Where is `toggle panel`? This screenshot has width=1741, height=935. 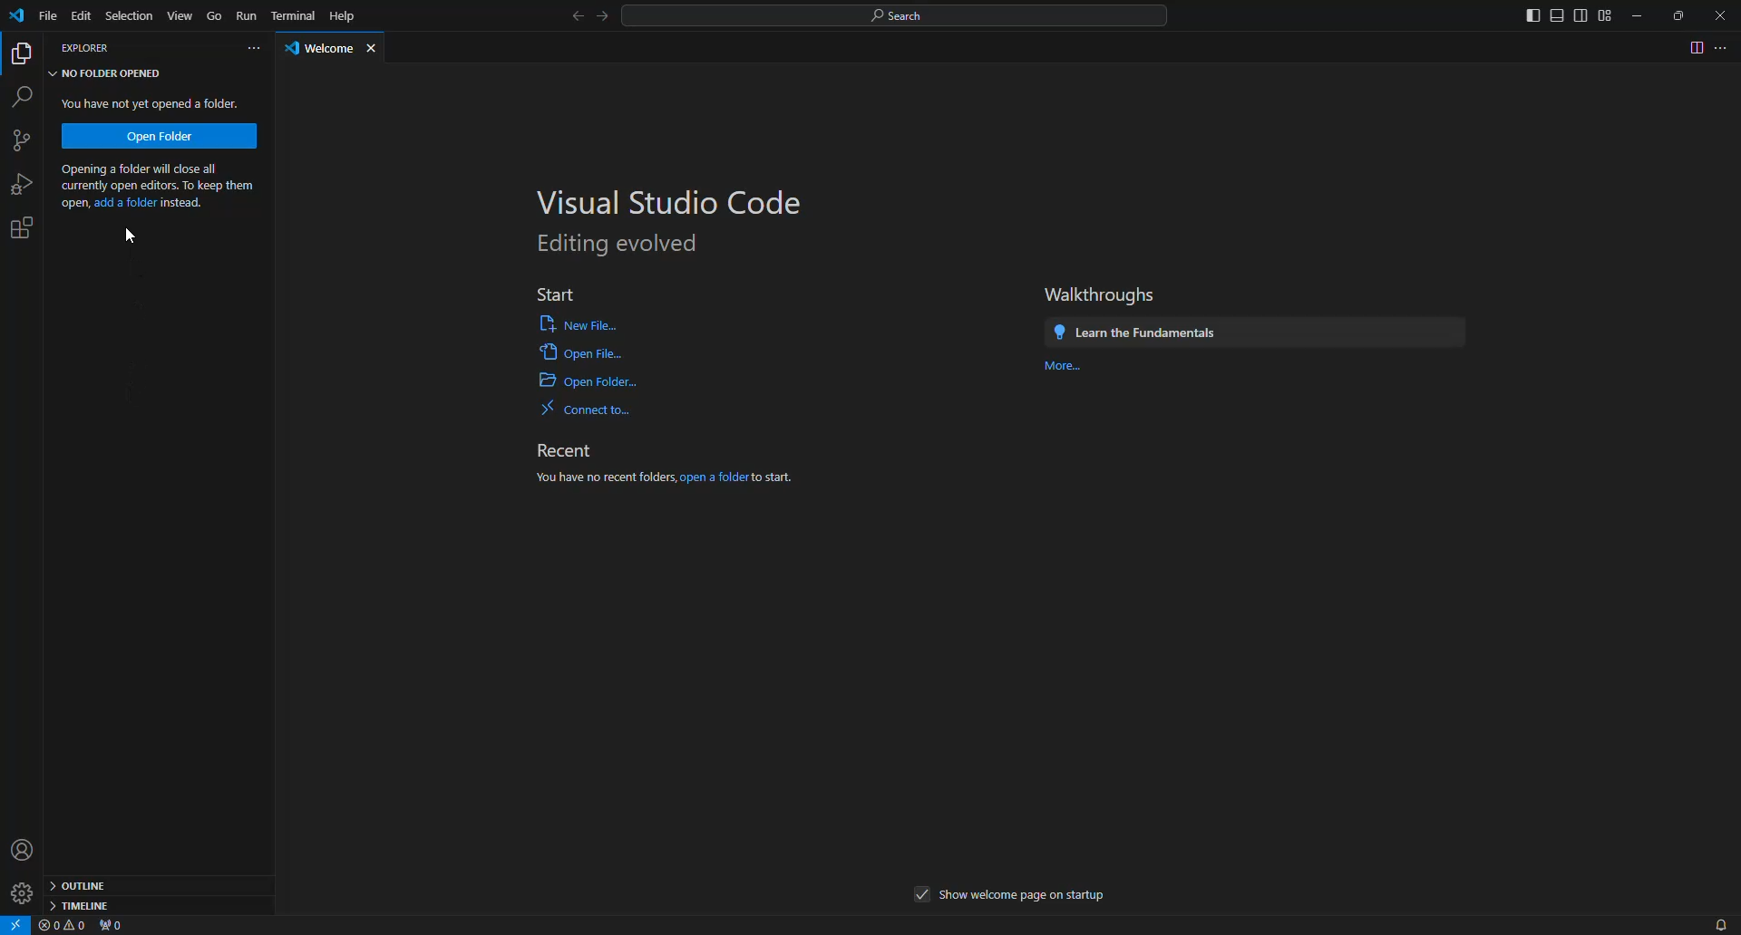 toggle panel is located at coordinates (1556, 16).